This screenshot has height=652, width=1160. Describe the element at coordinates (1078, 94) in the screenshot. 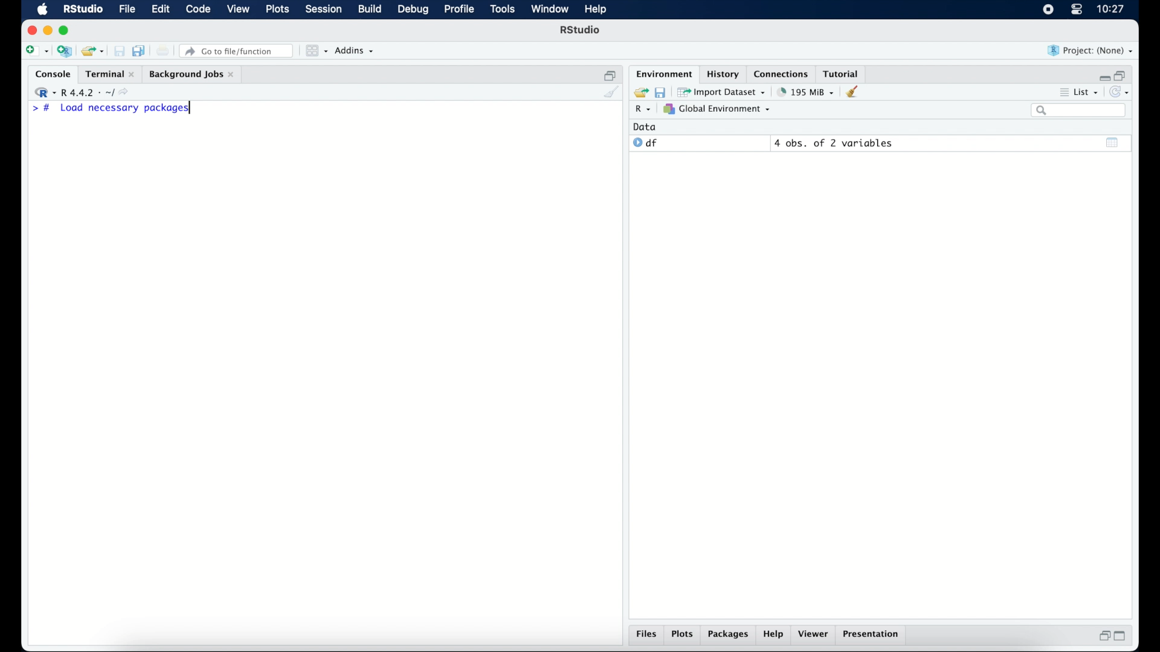

I see `list` at that location.